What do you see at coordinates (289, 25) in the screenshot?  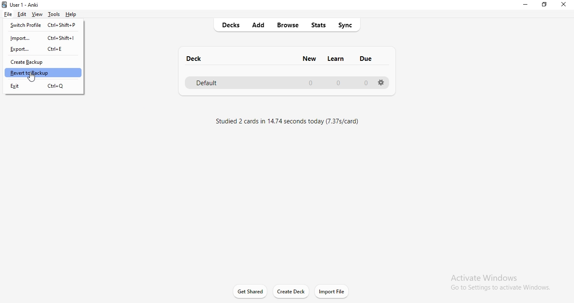 I see `browse` at bounding box center [289, 25].